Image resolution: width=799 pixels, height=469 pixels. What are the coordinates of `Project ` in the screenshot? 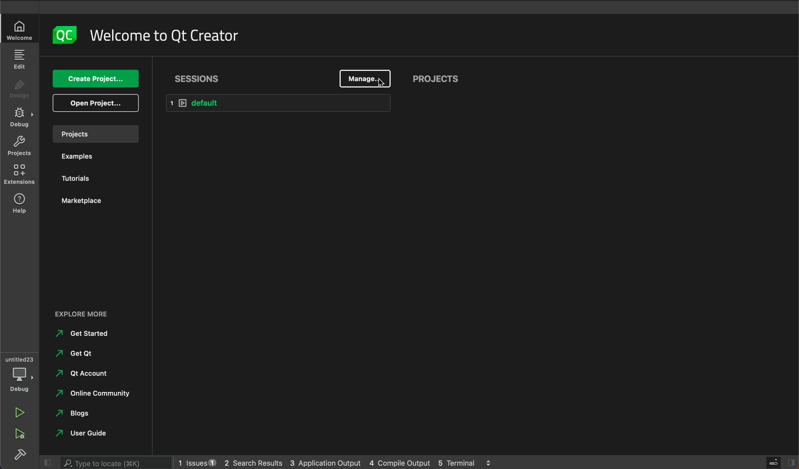 It's located at (19, 147).